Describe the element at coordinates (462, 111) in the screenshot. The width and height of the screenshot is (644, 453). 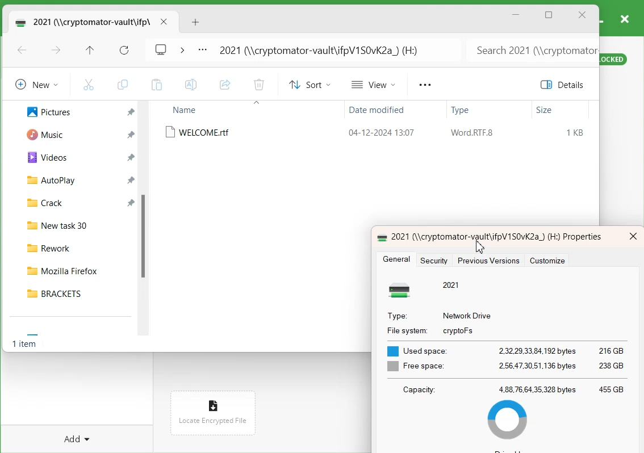
I see `Type` at that location.